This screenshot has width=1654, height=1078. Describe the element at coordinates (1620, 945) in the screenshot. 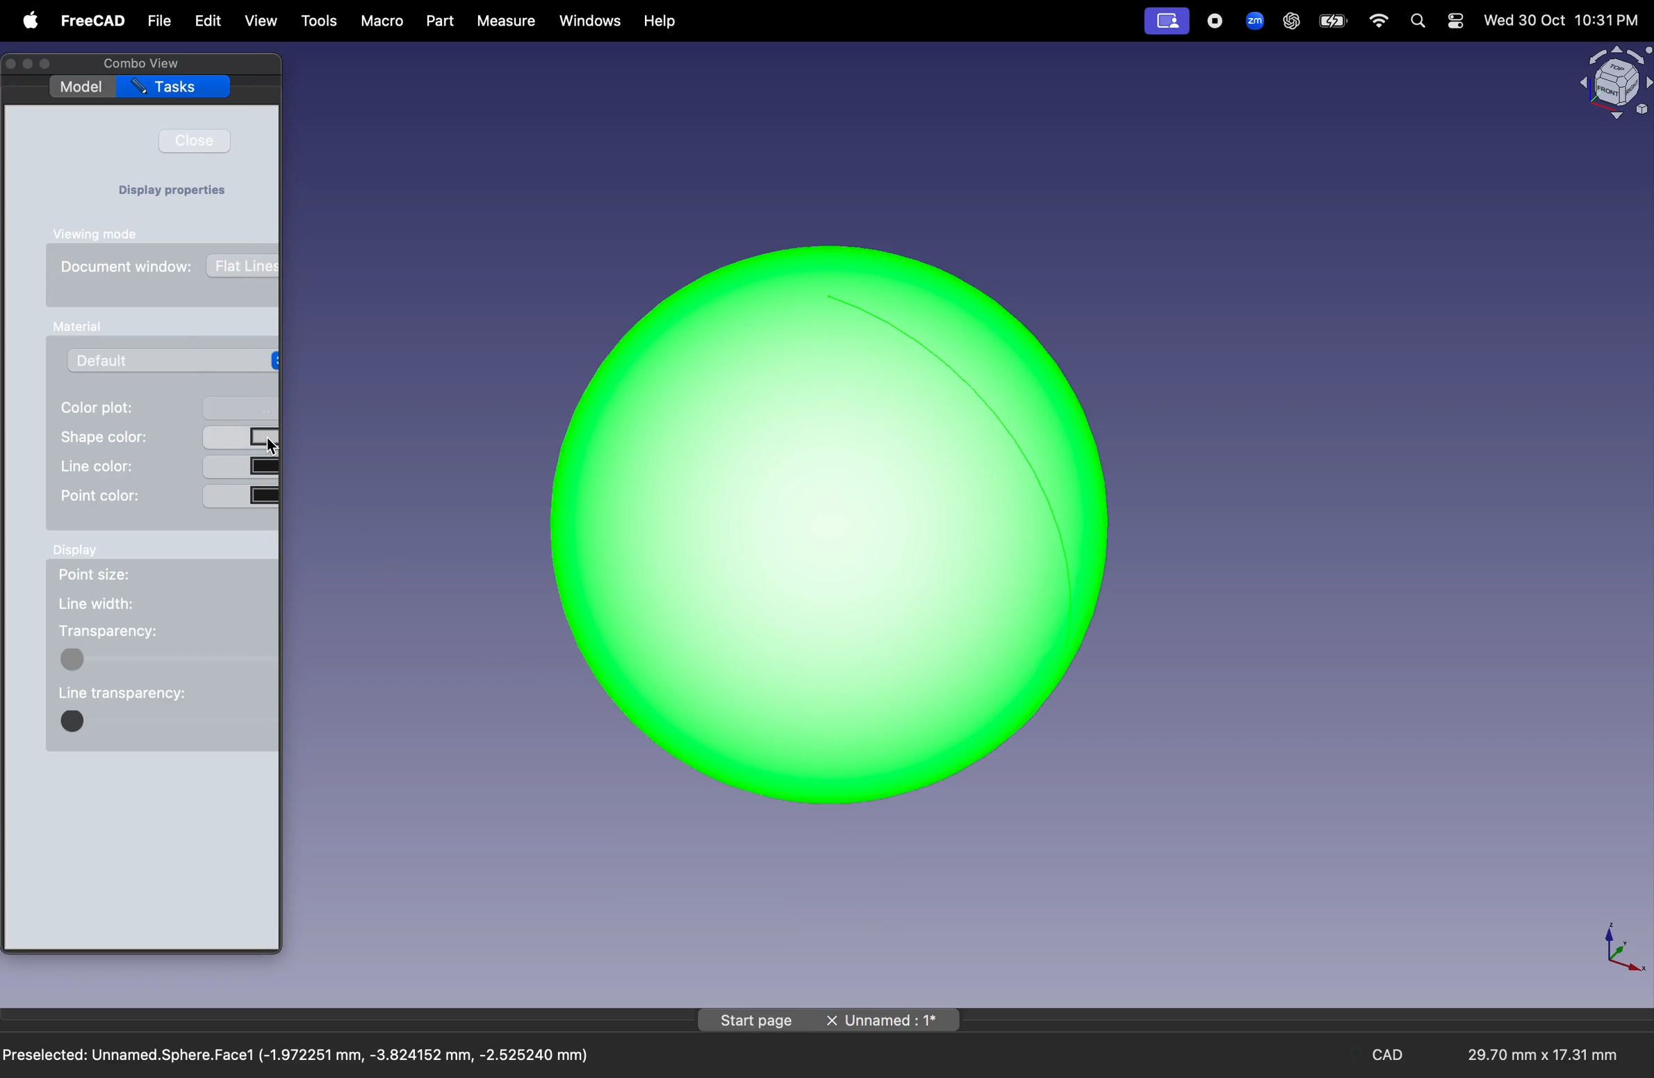

I see `axis` at that location.